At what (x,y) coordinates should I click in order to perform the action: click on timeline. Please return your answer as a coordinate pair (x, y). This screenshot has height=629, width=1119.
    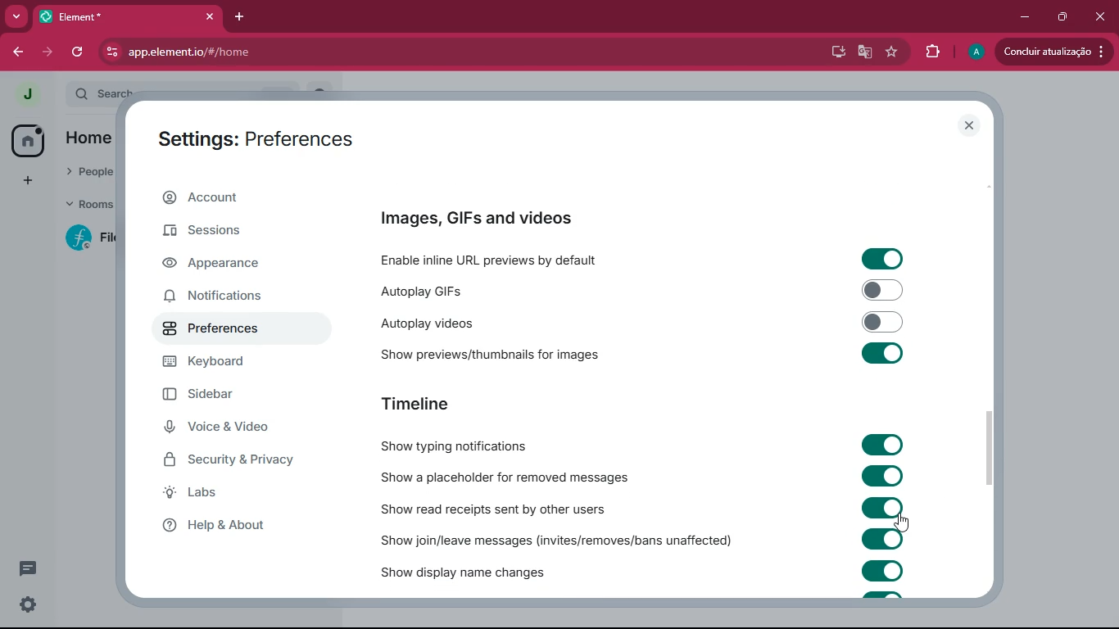
    Looking at the image, I should click on (418, 401).